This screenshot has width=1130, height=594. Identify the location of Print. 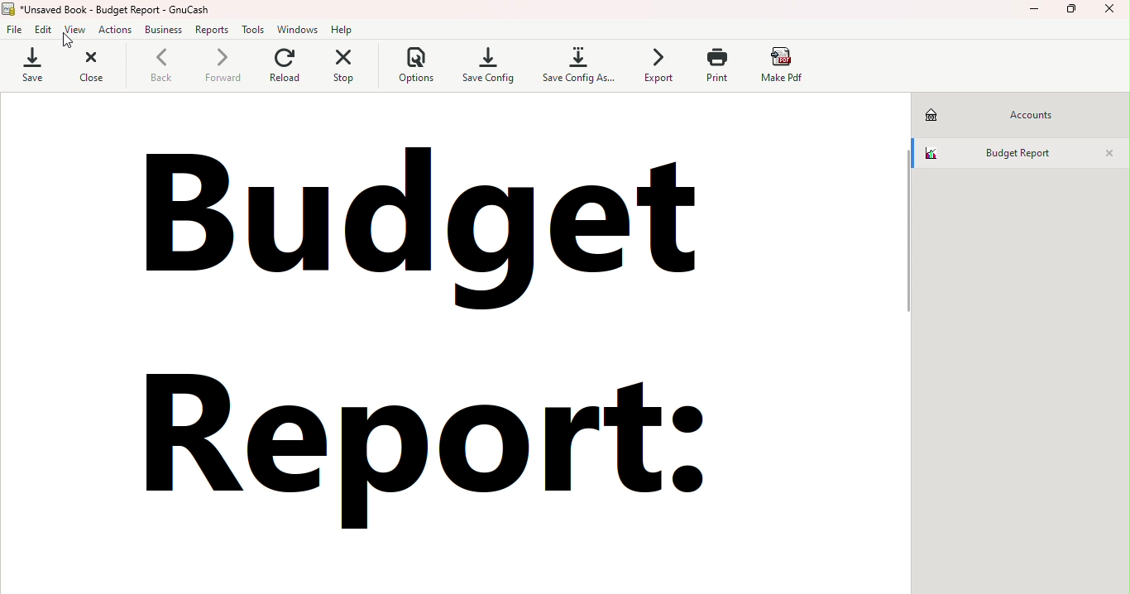
(713, 68).